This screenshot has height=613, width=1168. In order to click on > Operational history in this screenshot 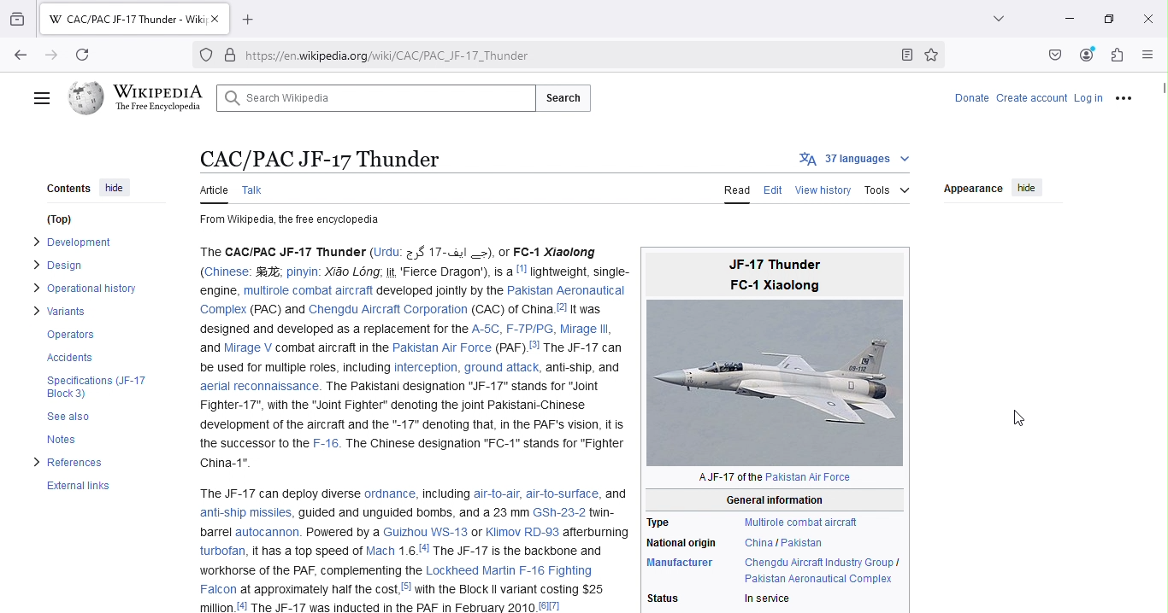, I will do `click(79, 287)`.